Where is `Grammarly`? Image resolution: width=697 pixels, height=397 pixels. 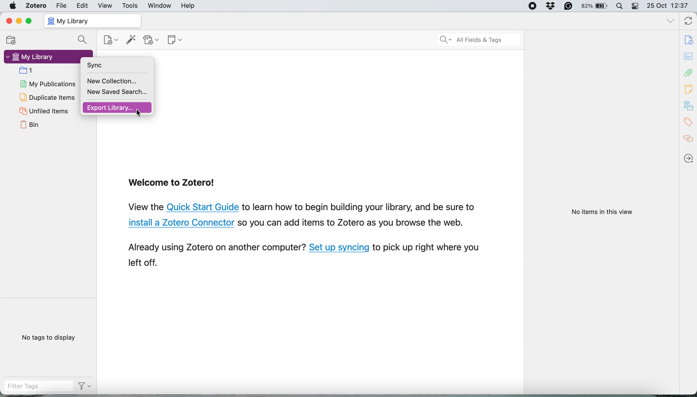 Grammarly is located at coordinates (567, 6).